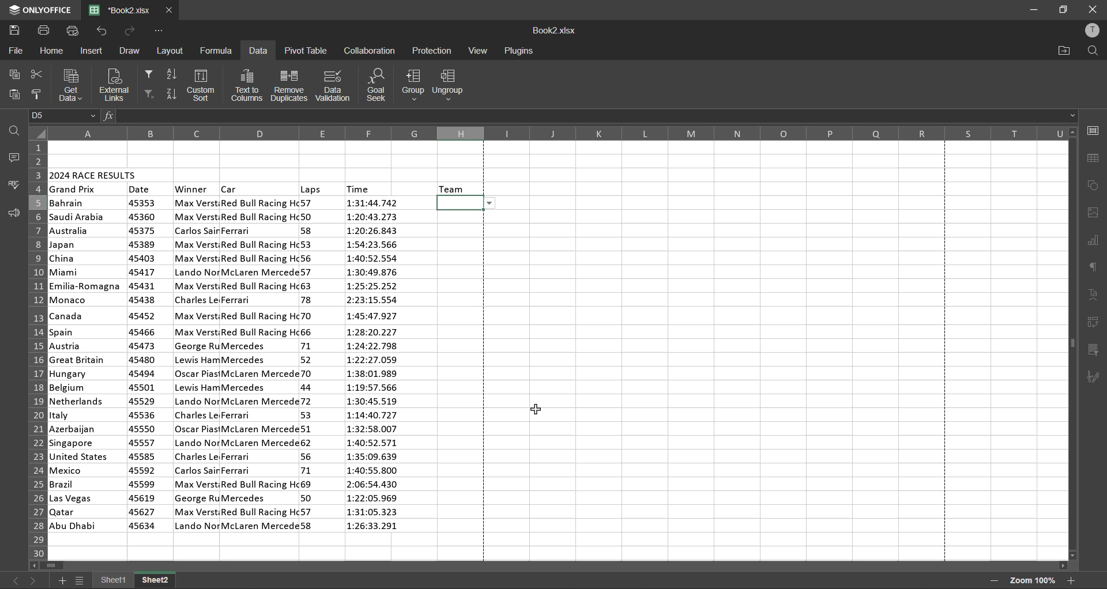 Image resolution: width=1107 pixels, height=589 pixels. Describe the element at coordinates (143, 365) in the screenshot. I see `date` at that location.